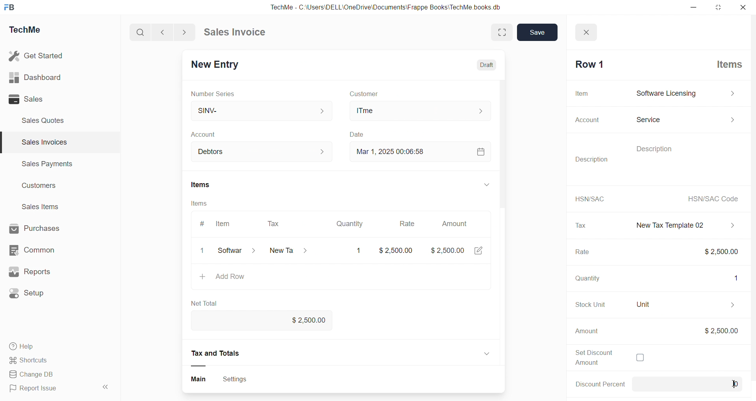 The width and height of the screenshot is (756, 401). I want to click on Account, so click(584, 120).